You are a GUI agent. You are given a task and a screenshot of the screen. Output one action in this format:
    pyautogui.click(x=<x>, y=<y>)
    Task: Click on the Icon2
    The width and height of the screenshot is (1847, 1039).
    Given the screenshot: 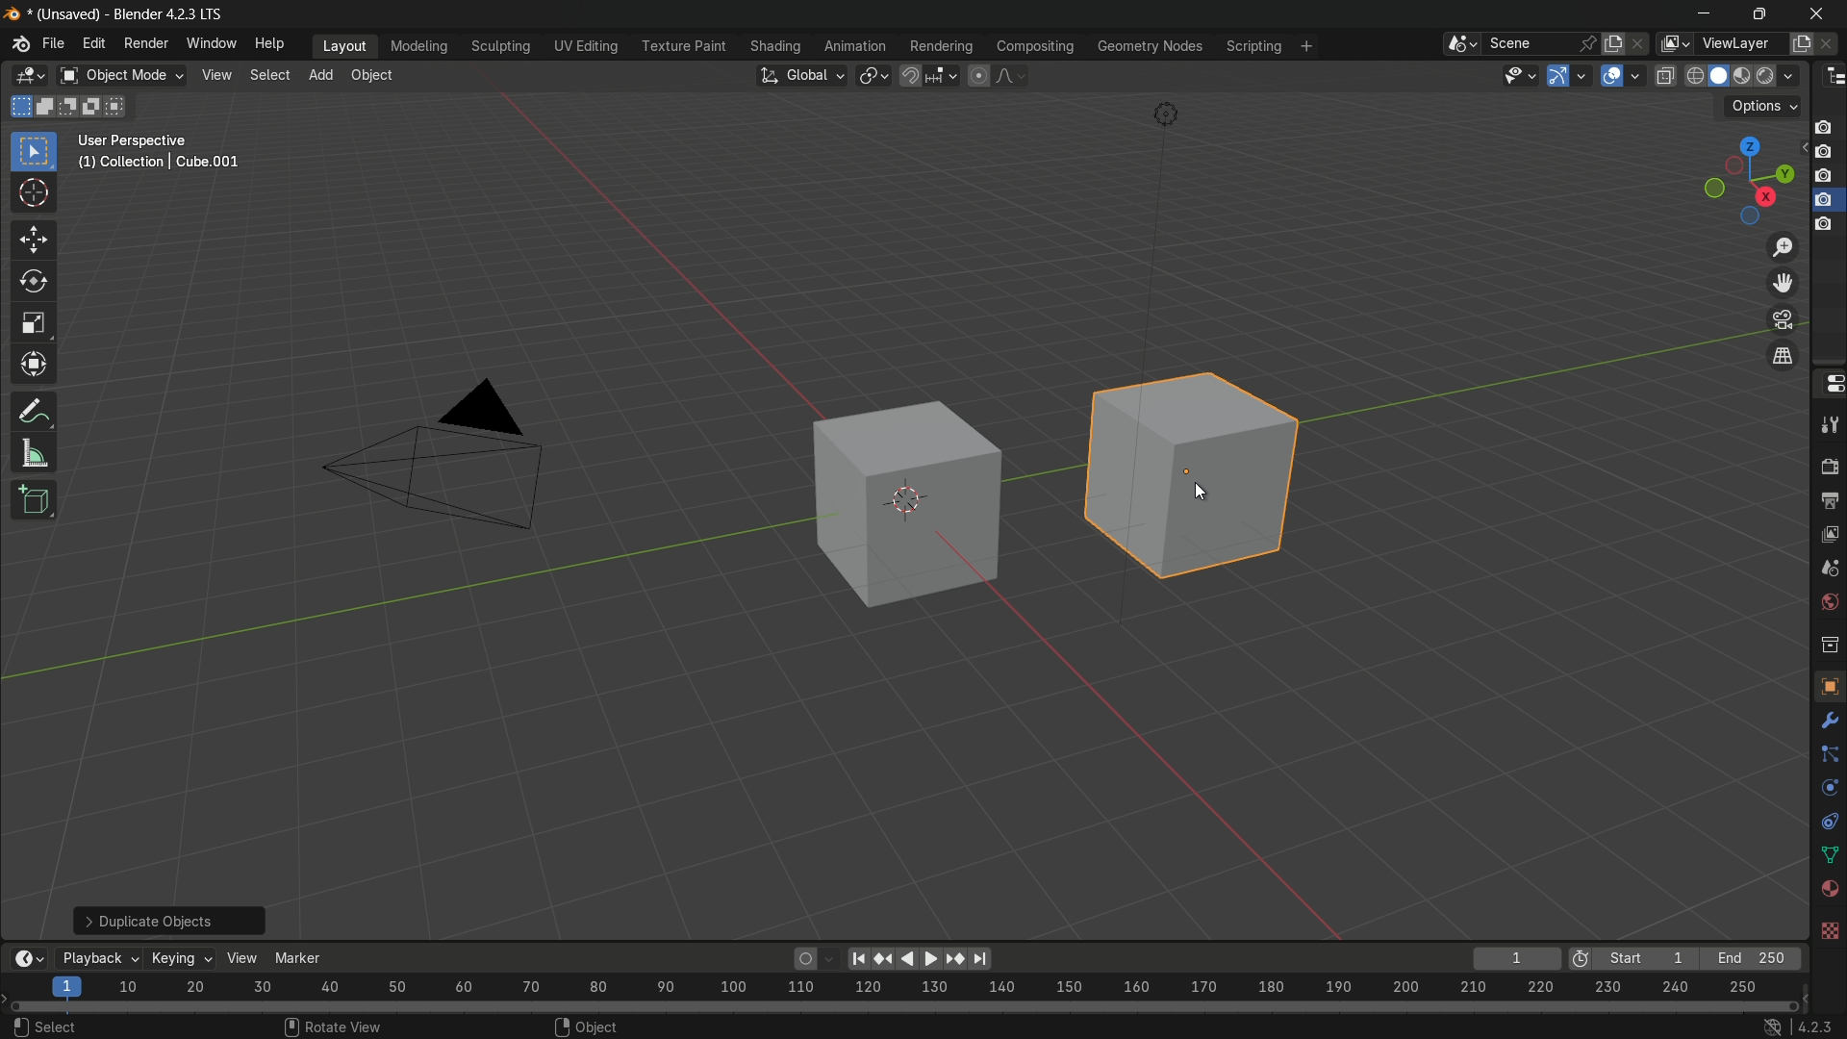 What is the action you would take?
    pyautogui.click(x=1825, y=154)
    